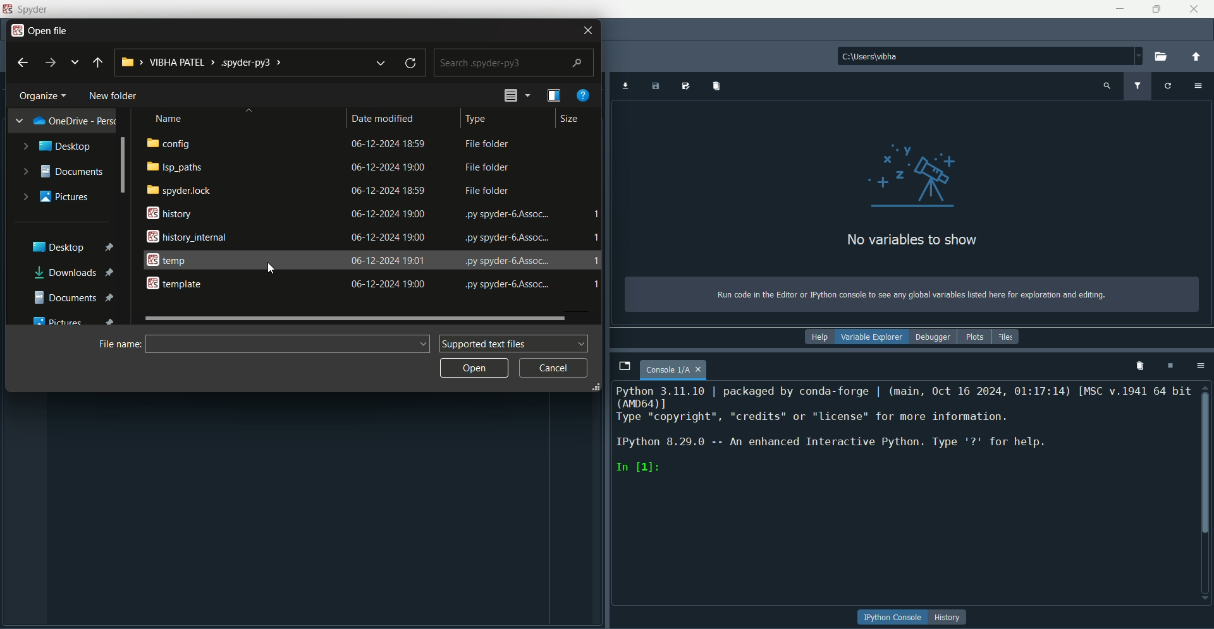 This screenshot has height=629, width=1214. I want to click on remove, so click(1141, 366).